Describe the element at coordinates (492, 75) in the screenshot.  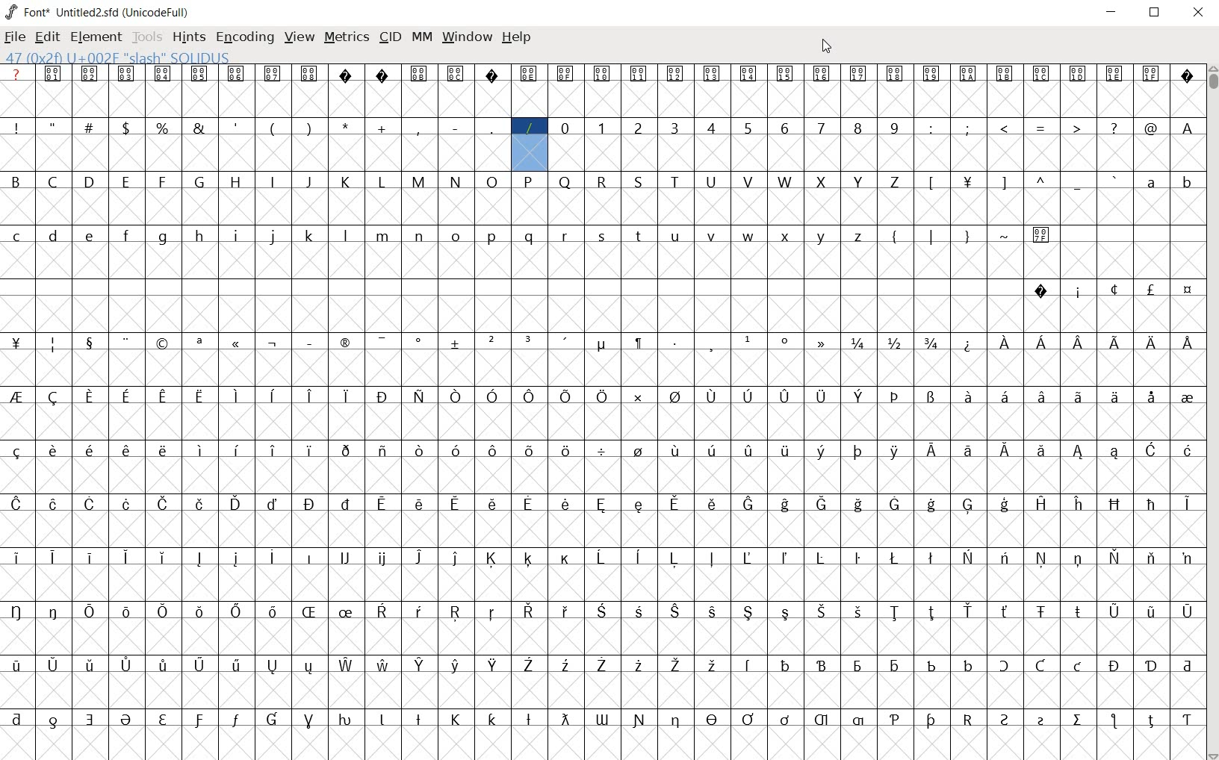
I see `glyph` at that location.